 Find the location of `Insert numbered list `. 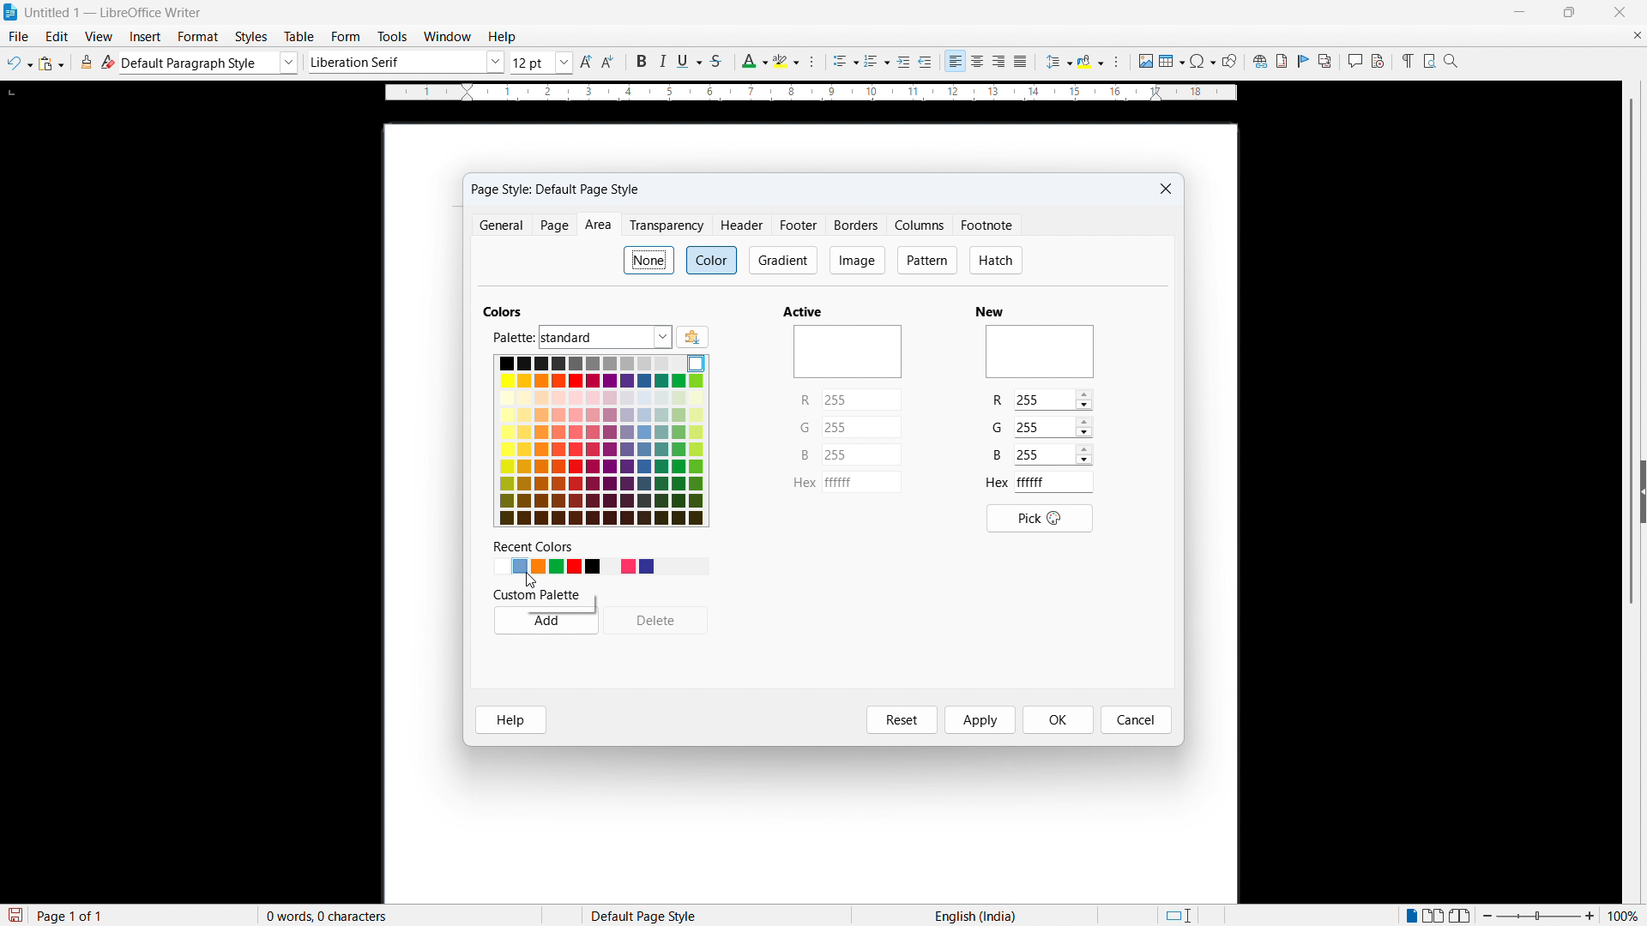

Insert numbered list  is located at coordinates (877, 63).